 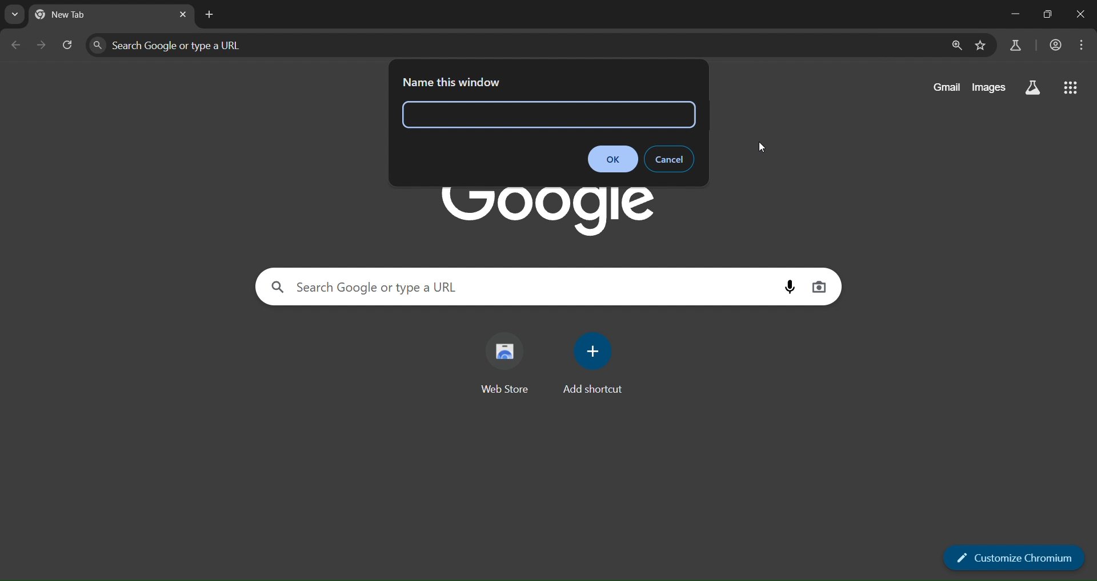 What do you see at coordinates (1015, 45) in the screenshot?
I see `search labs` at bounding box center [1015, 45].